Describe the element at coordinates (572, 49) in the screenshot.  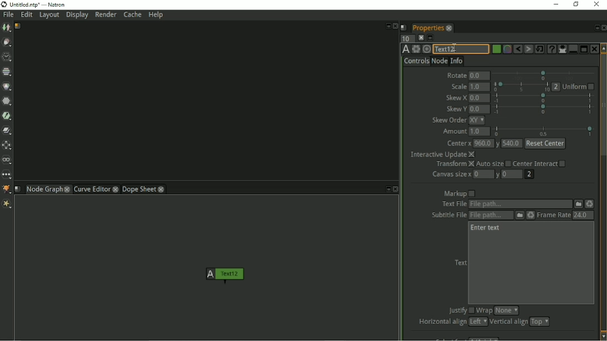
I see `Minimize` at that location.